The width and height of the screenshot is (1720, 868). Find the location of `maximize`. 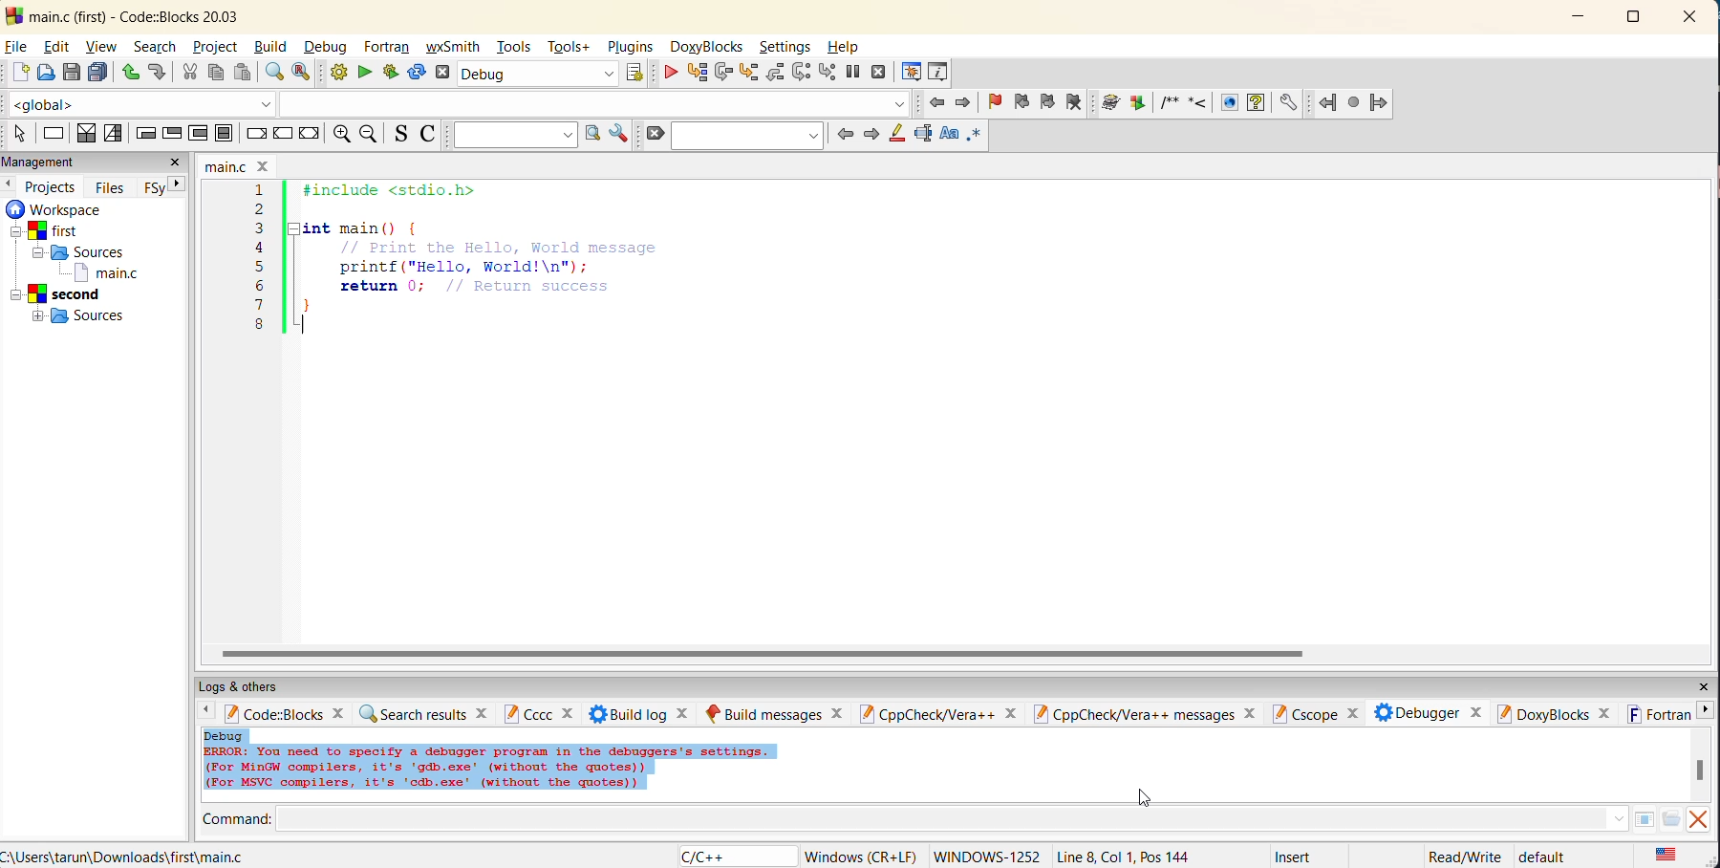

maximize is located at coordinates (1633, 16).